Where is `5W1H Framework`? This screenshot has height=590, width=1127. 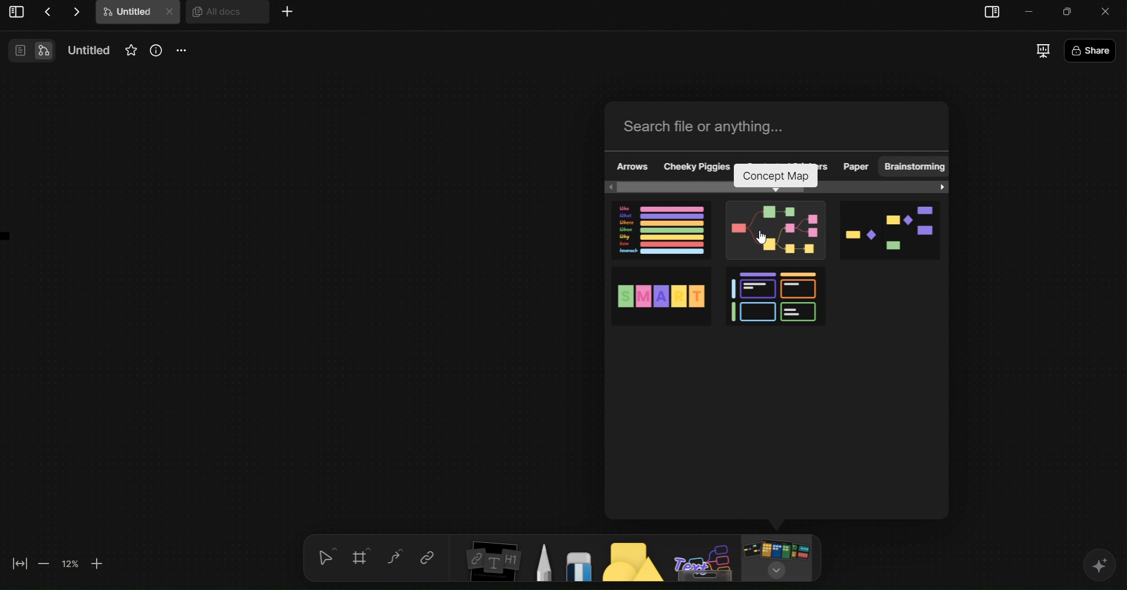
5W1H Framework is located at coordinates (663, 230).